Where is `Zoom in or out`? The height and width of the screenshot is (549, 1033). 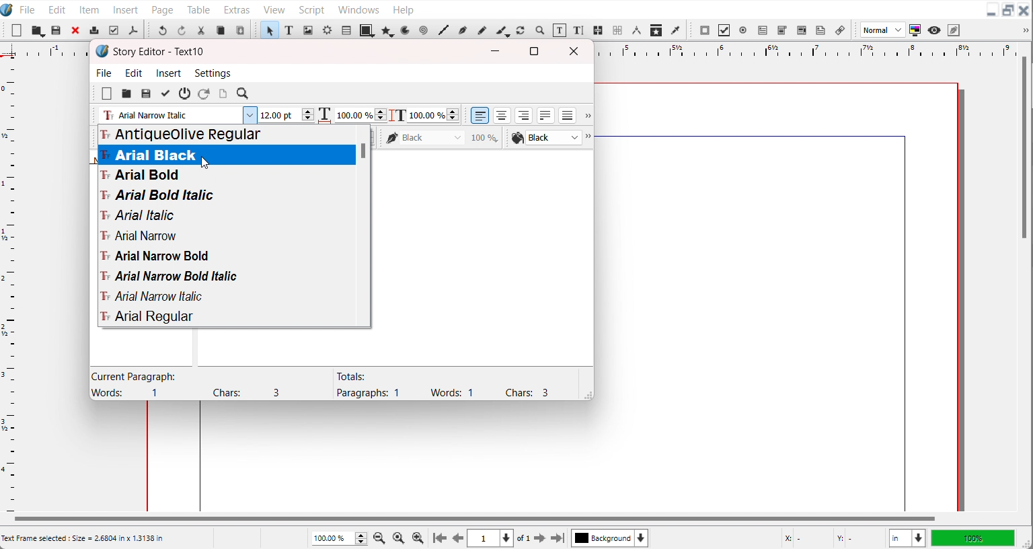
Zoom in or out is located at coordinates (539, 30).